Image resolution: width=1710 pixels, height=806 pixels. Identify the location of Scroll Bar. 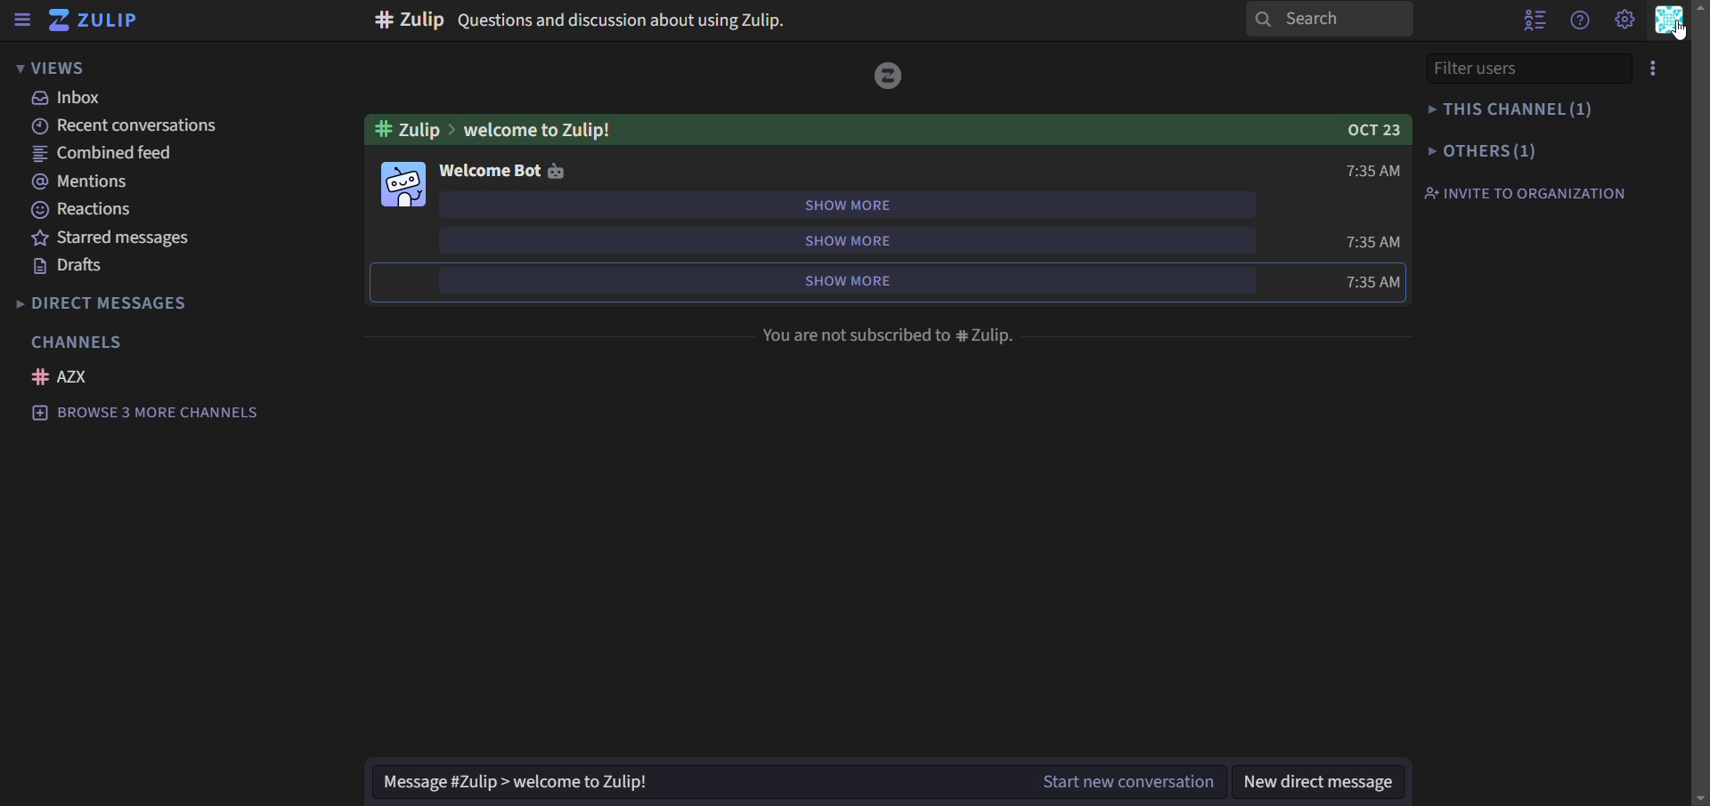
(1699, 403).